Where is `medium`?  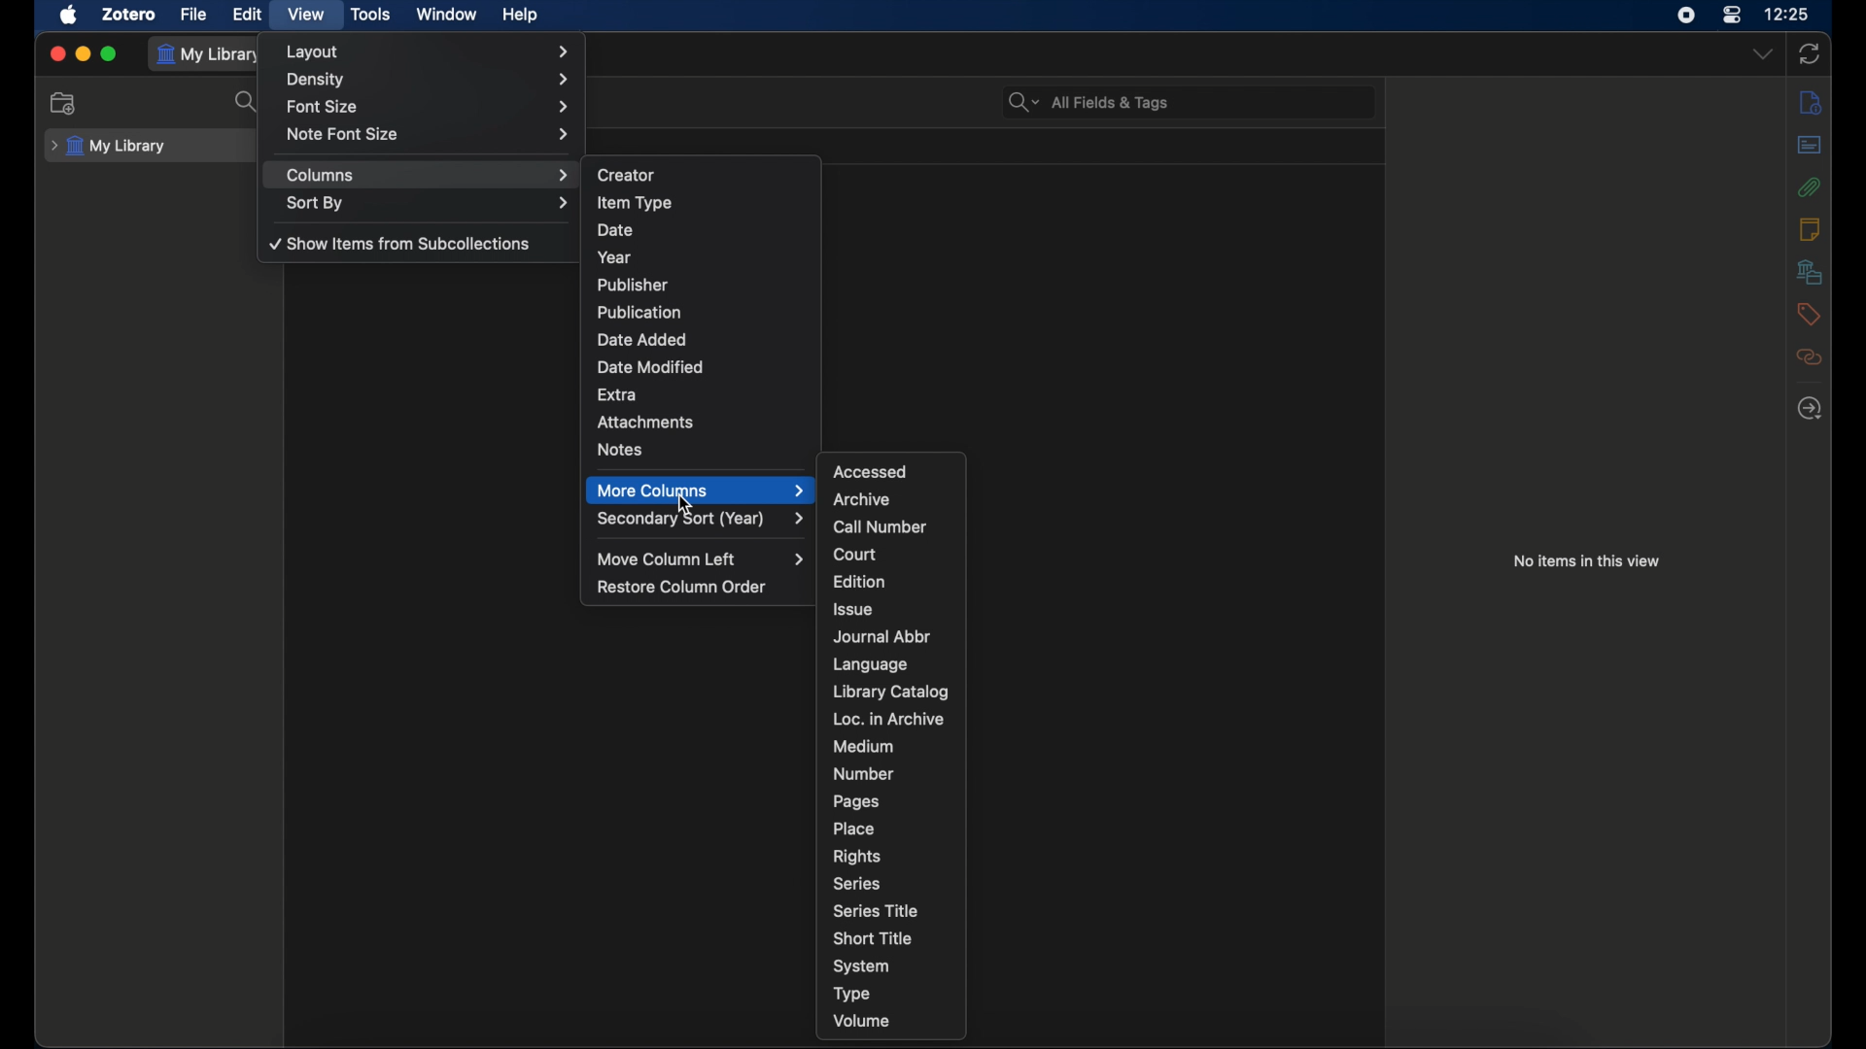
medium is located at coordinates (864, 747).